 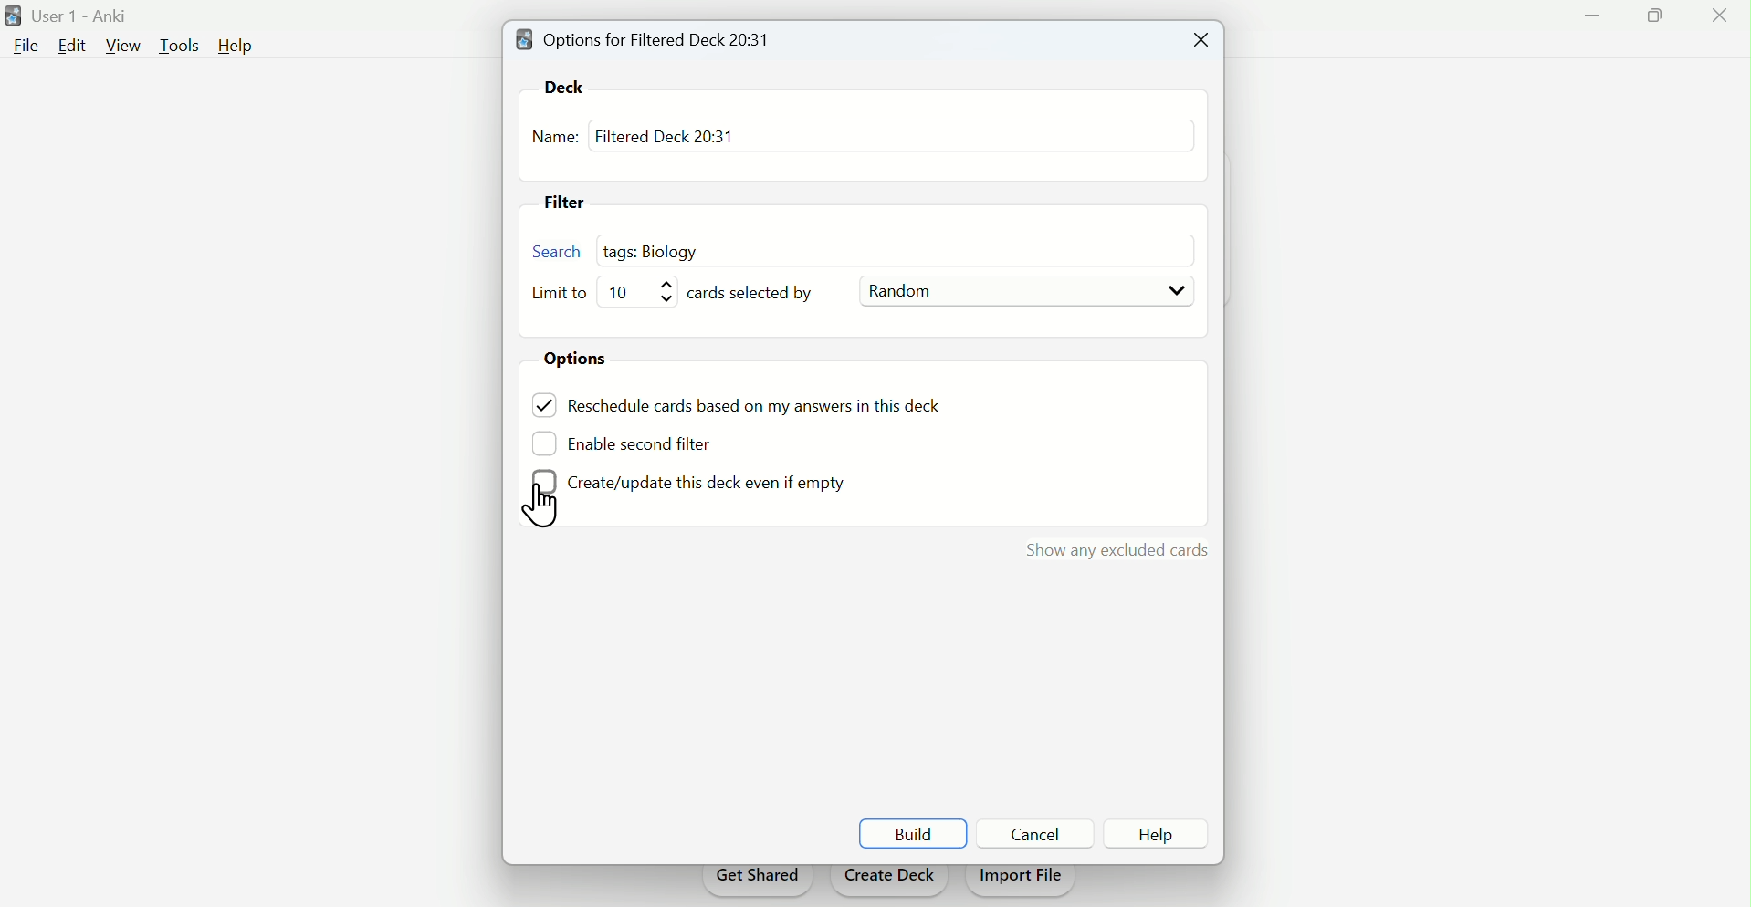 What do you see at coordinates (124, 46) in the screenshot?
I see `View` at bounding box center [124, 46].